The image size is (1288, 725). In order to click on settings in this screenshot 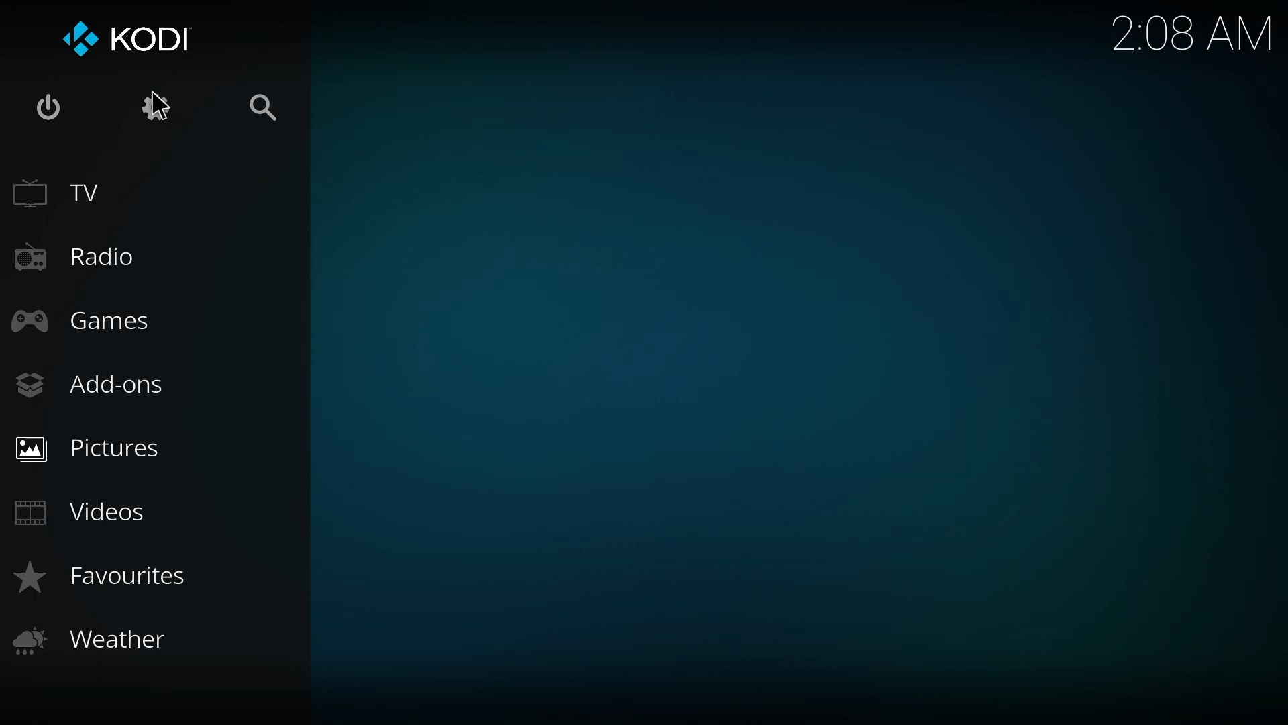, I will do `click(159, 107)`.